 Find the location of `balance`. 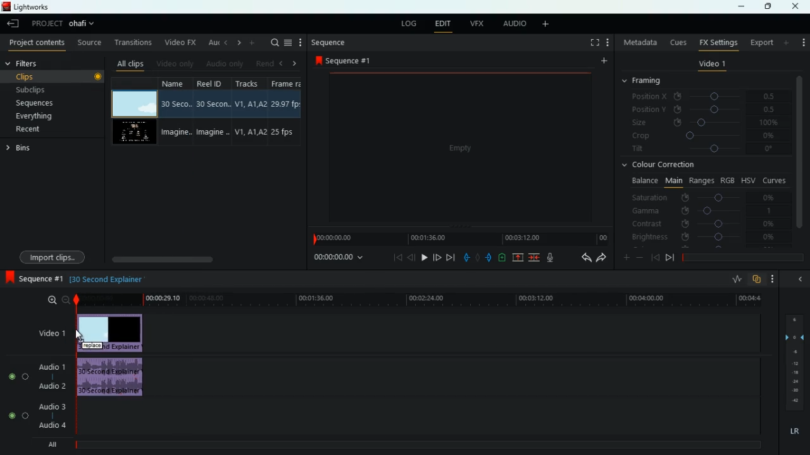

balance is located at coordinates (643, 181).